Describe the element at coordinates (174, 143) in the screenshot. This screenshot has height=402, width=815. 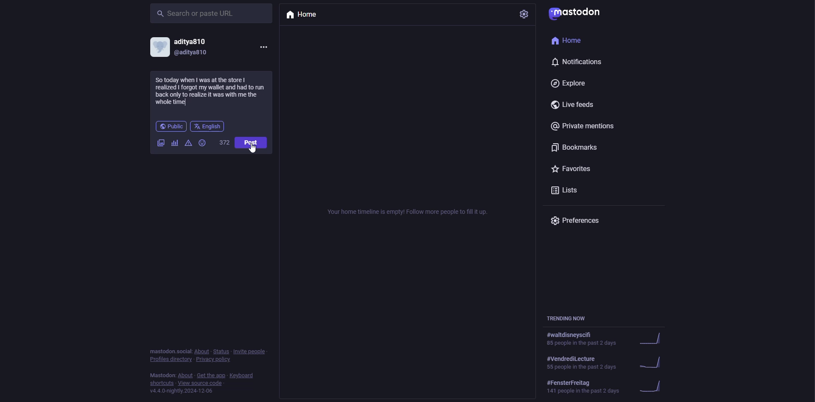
I see `polls` at that location.